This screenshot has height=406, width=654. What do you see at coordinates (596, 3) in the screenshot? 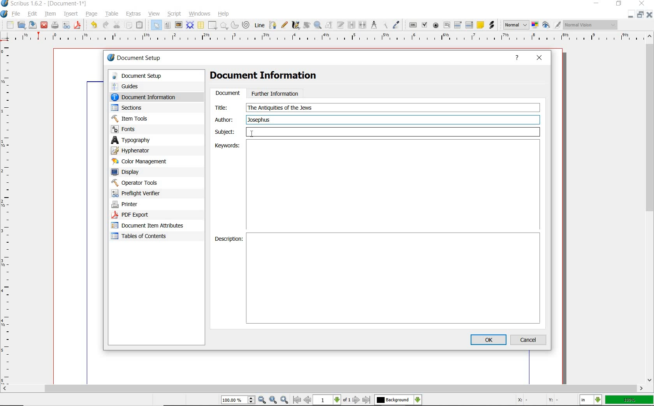
I see `minimize` at bounding box center [596, 3].